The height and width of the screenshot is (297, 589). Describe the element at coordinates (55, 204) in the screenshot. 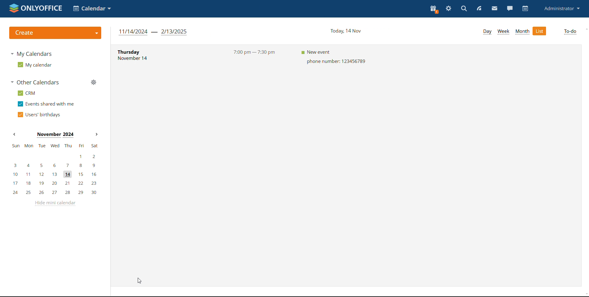

I see `hide mini calendar` at that location.